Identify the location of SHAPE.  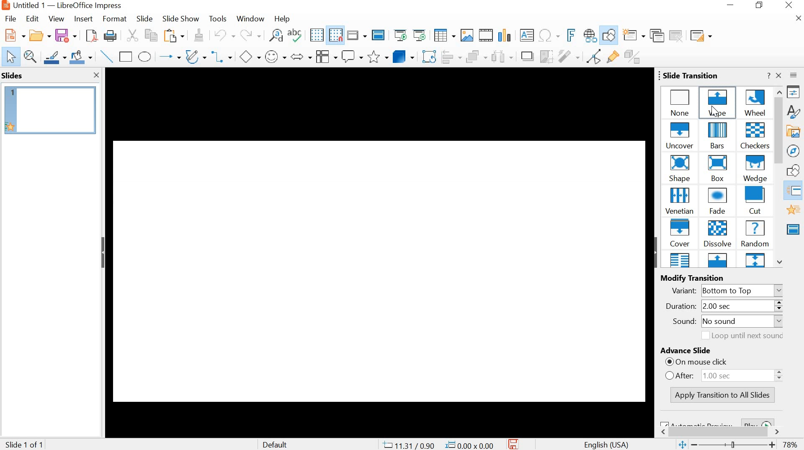
(681, 169).